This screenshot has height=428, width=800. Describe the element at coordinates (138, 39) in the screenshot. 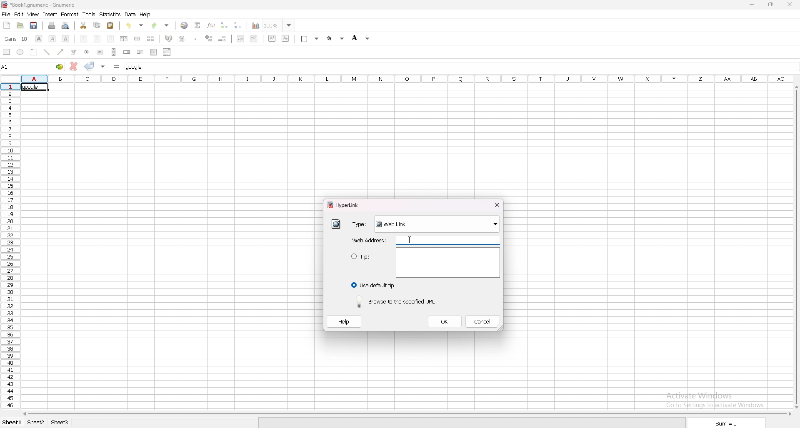

I see `merge cell` at that location.